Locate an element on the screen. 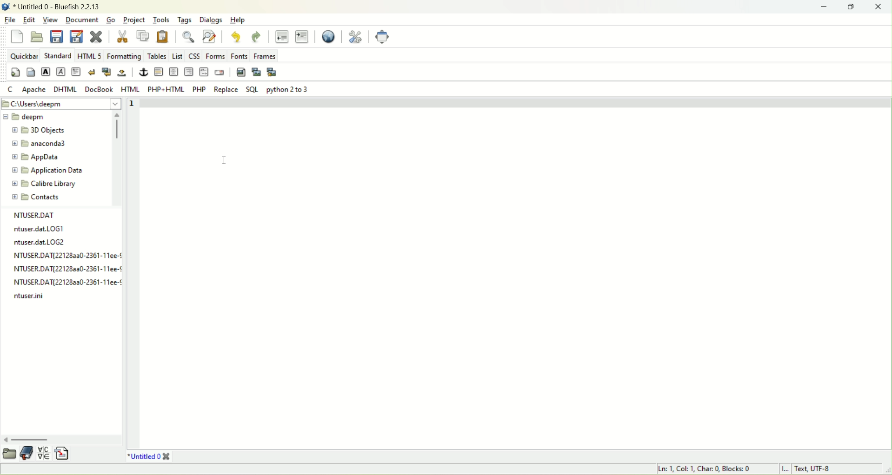  close is located at coordinates (167, 456).